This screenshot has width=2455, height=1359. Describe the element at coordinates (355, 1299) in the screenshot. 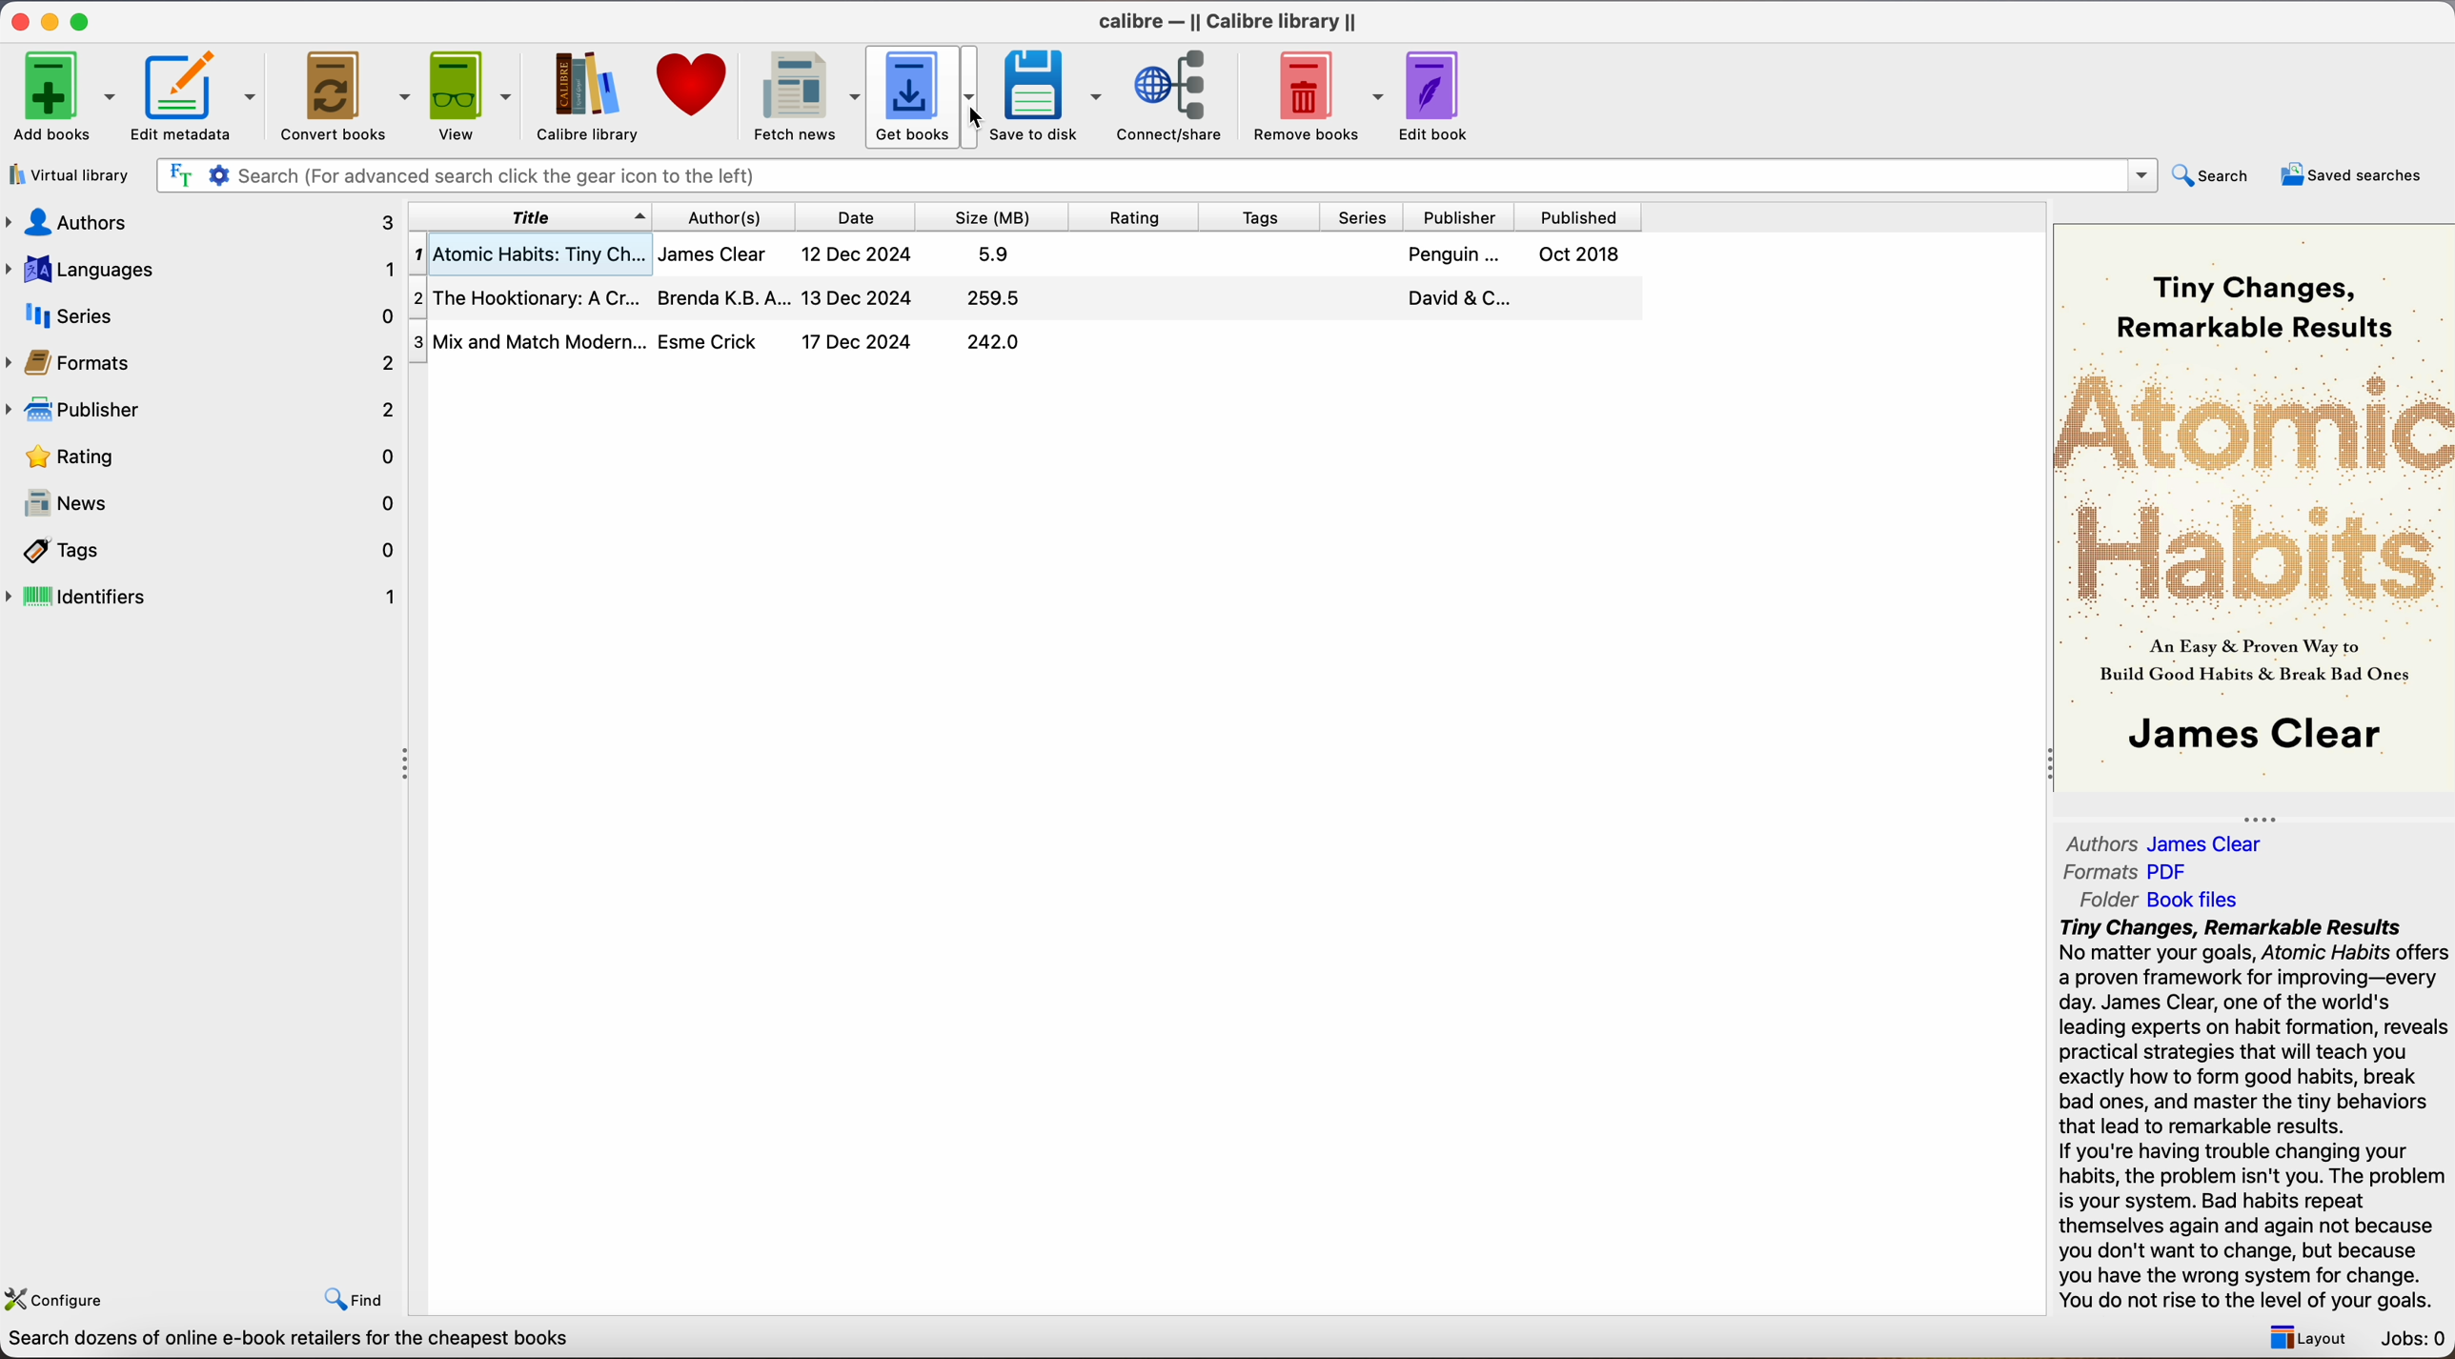

I see `find` at that location.